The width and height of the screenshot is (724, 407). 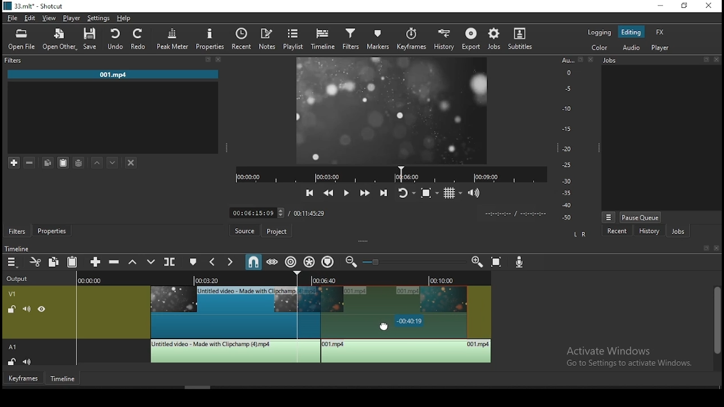 I want to click on ripple all tracks, so click(x=309, y=262).